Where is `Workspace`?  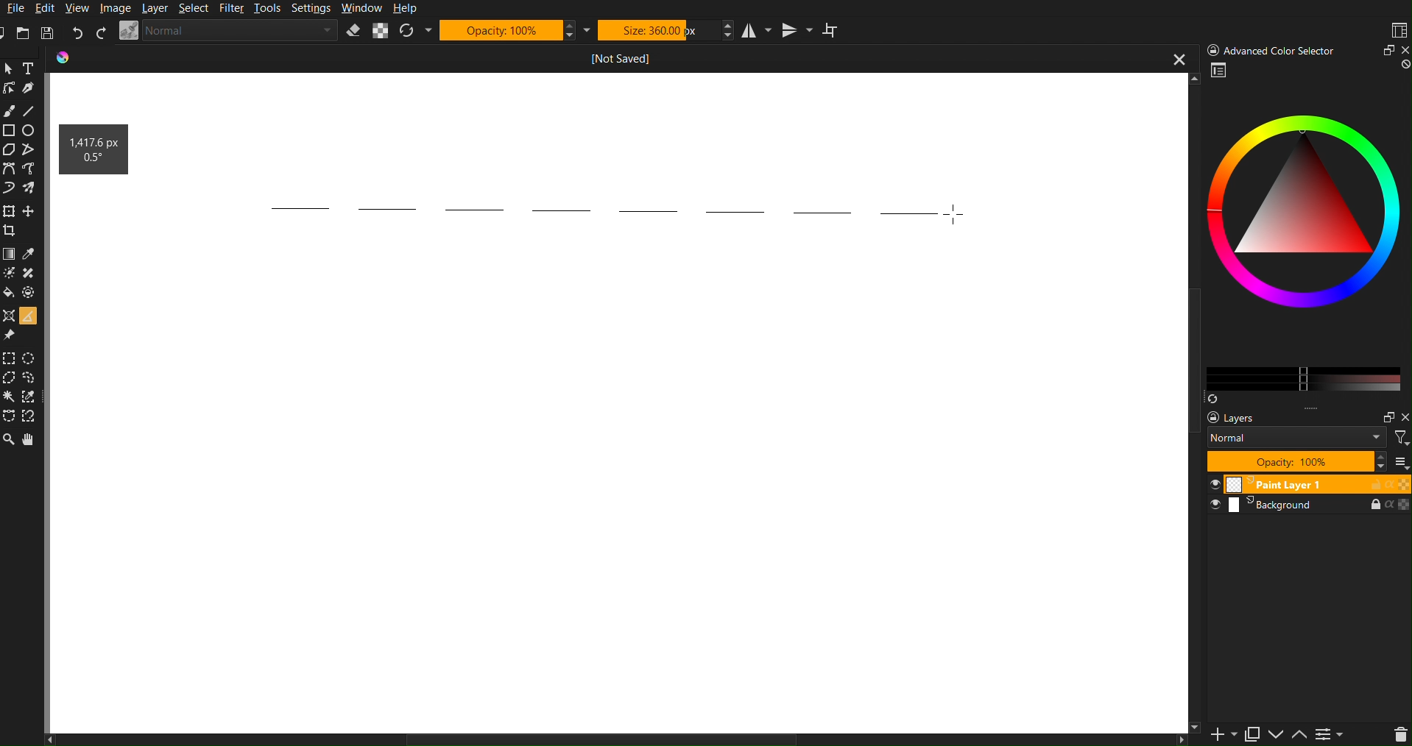 Workspace is located at coordinates (621, 489).